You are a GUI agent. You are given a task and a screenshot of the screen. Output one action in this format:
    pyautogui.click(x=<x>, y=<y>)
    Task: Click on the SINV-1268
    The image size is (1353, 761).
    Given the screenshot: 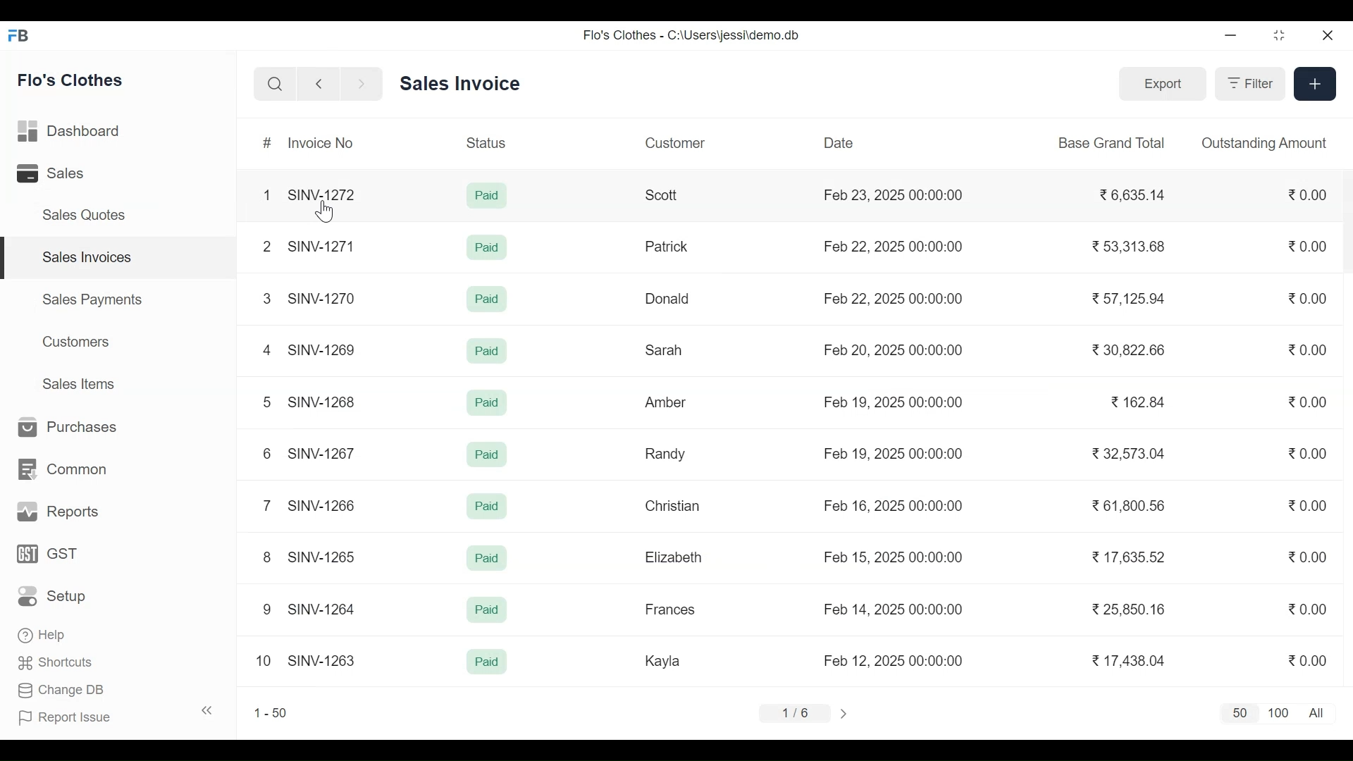 What is the action you would take?
    pyautogui.click(x=324, y=402)
    